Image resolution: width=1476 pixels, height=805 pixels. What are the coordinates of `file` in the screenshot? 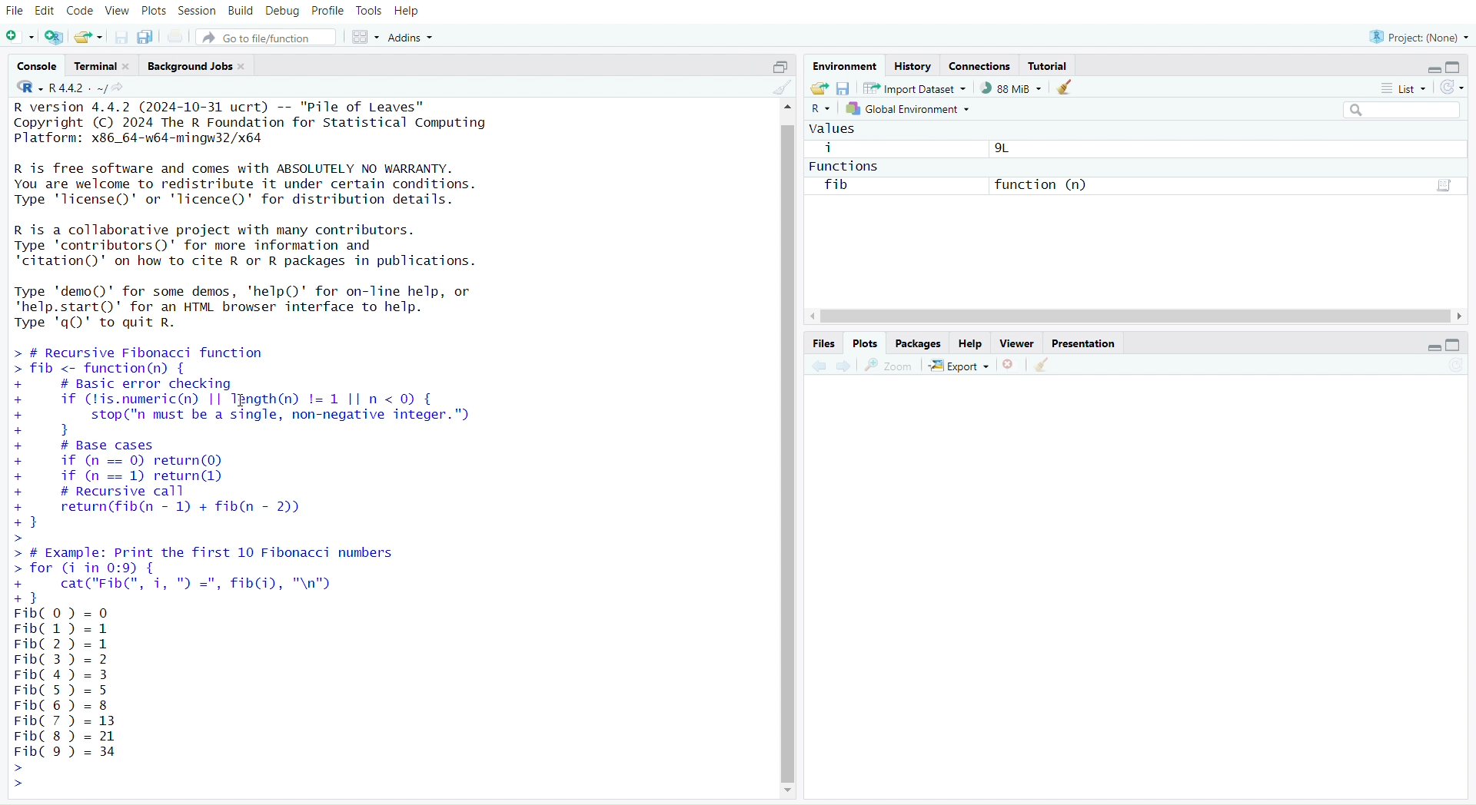 It's located at (15, 12).